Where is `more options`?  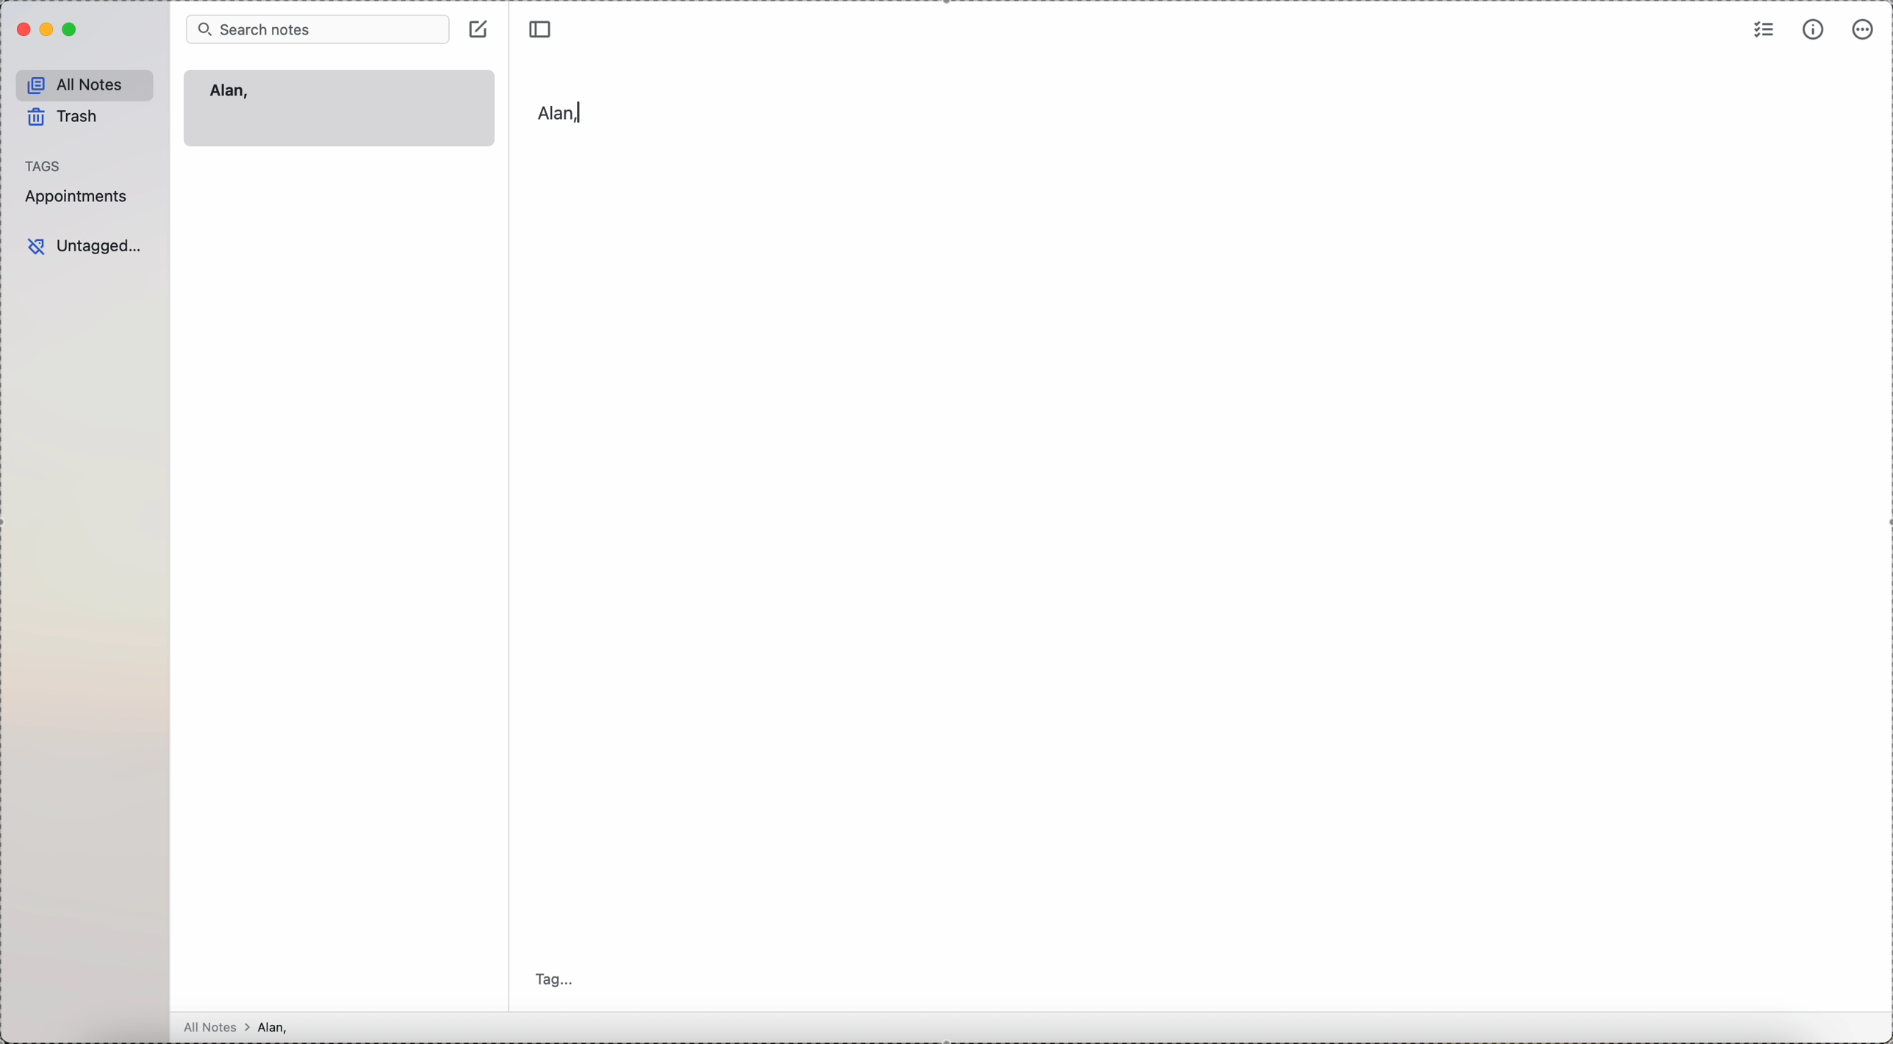 more options is located at coordinates (1864, 29).